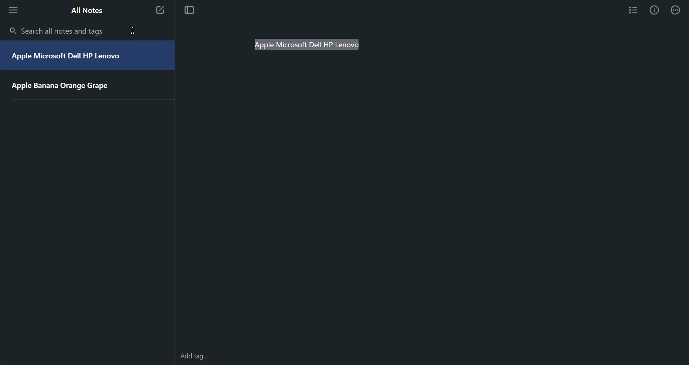 The image size is (689, 365). Describe the element at coordinates (190, 12) in the screenshot. I see `Focus mode` at that location.